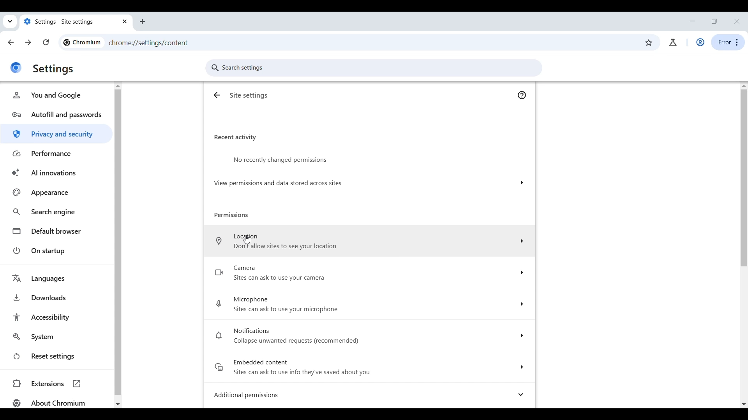 This screenshot has width=748, height=420. I want to click on Recently changed permissions history, so click(370, 157).